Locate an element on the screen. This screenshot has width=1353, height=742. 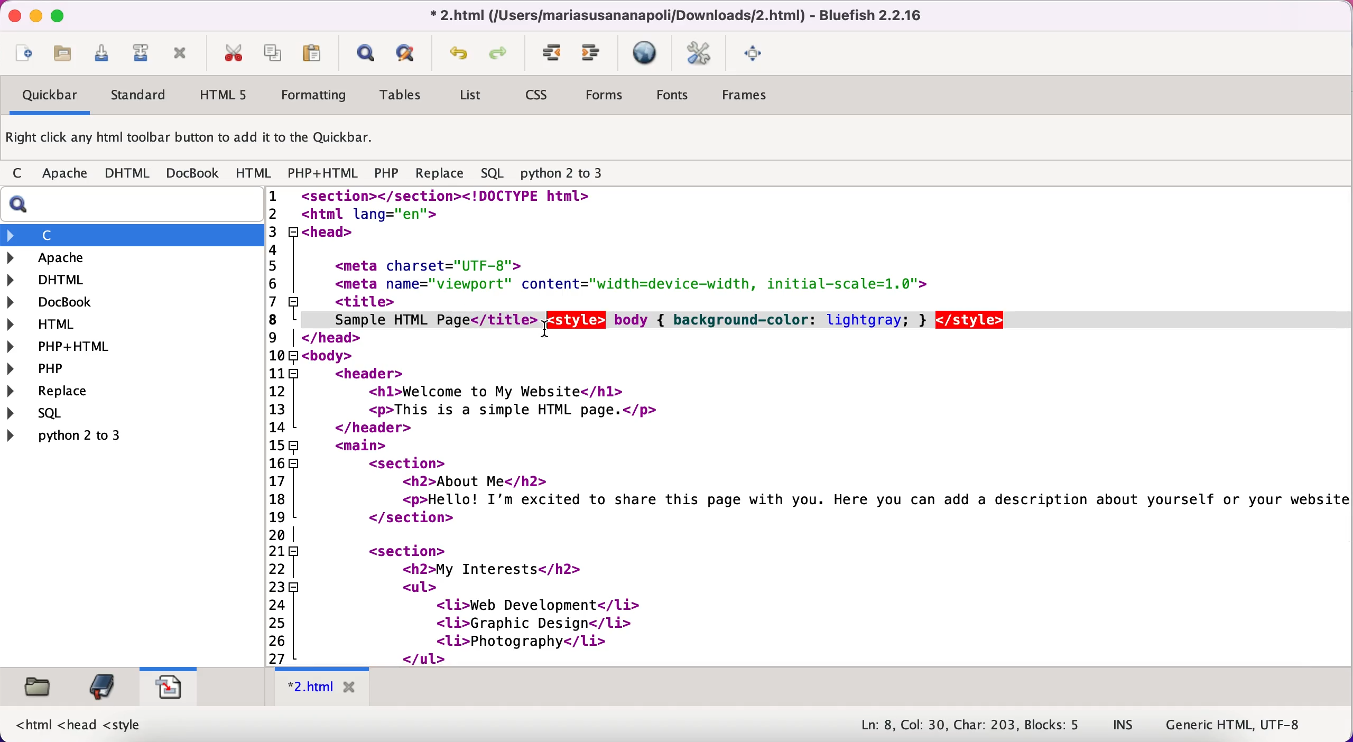
Html code to create a website. It talks about "This is my website" in the header. In the <main> section it says "Hello! I am excited to share this page with you." It also lists different interests under "My interests" and provides the html code for designing the entire structure of the website.  is located at coordinates (828, 425).